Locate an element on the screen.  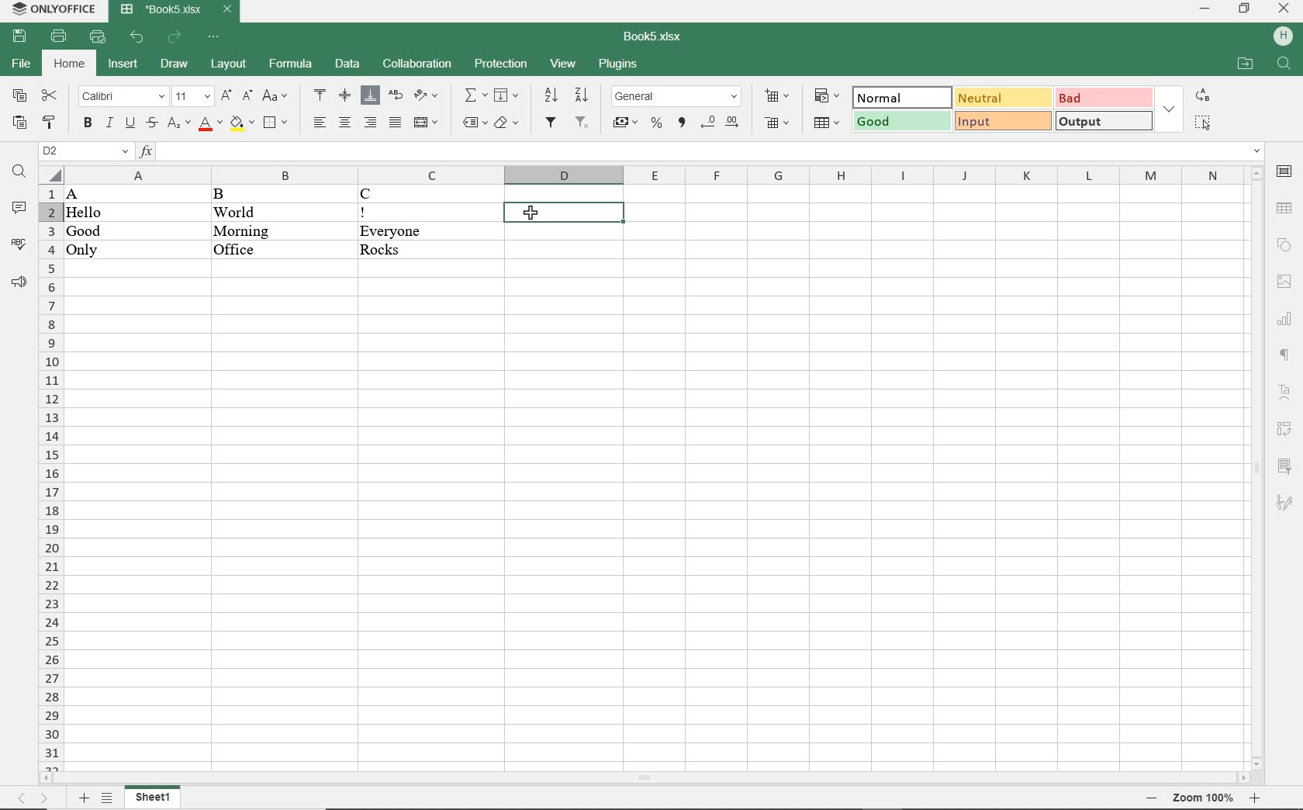
cursor is located at coordinates (531, 216).